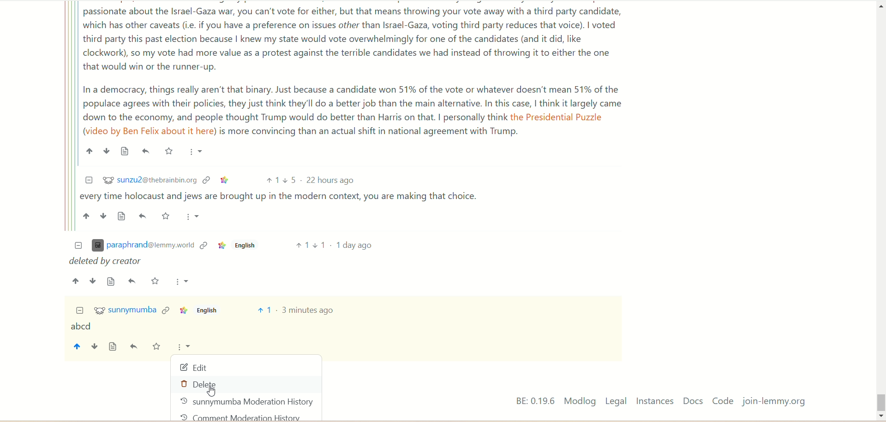 This screenshot has width=886, height=422. I want to click on (l paraphrand@iemmy.worid, so click(143, 246).